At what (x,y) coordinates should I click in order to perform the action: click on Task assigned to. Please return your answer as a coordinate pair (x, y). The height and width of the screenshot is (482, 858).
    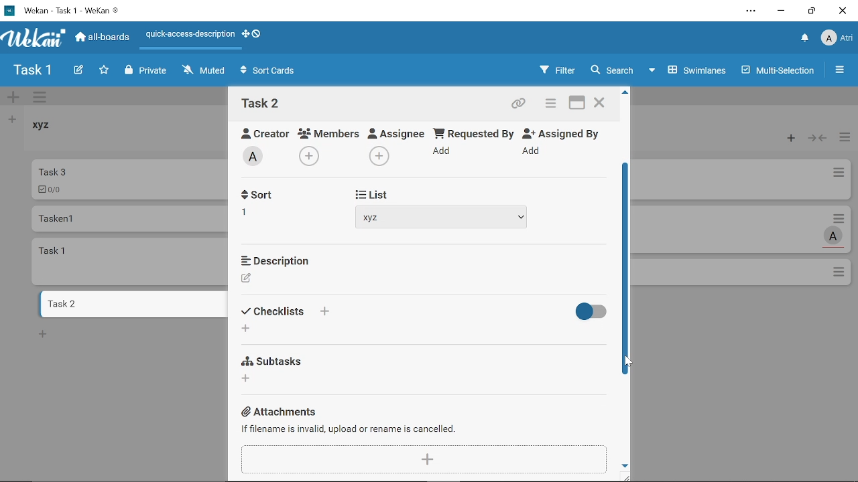
    Looking at the image, I should click on (835, 236).